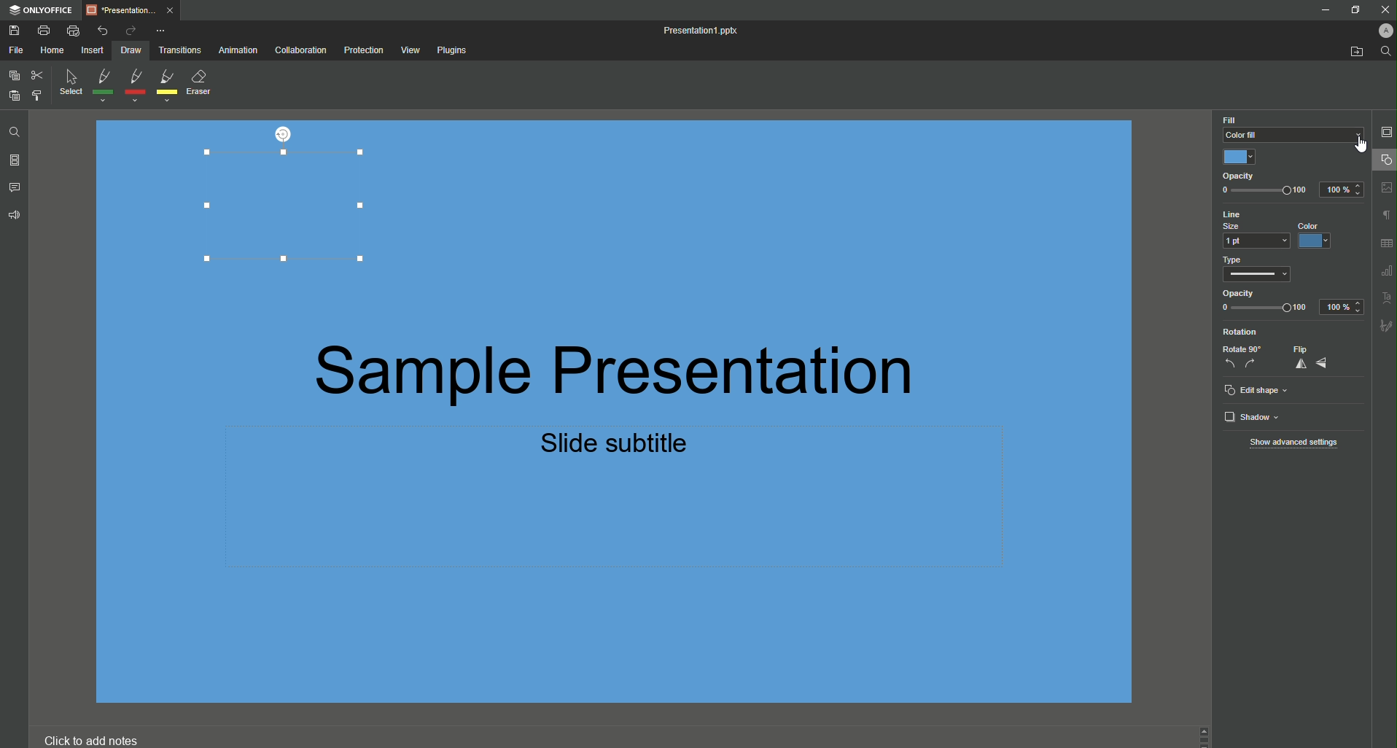 This screenshot has width=1397, height=748. Describe the element at coordinates (12, 130) in the screenshot. I see `Find` at that location.